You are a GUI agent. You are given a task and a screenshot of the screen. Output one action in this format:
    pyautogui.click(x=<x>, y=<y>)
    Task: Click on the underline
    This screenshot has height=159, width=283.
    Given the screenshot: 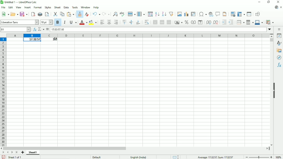 What is the action you would take?
    pyautogui.click(x=73, y=22)
    